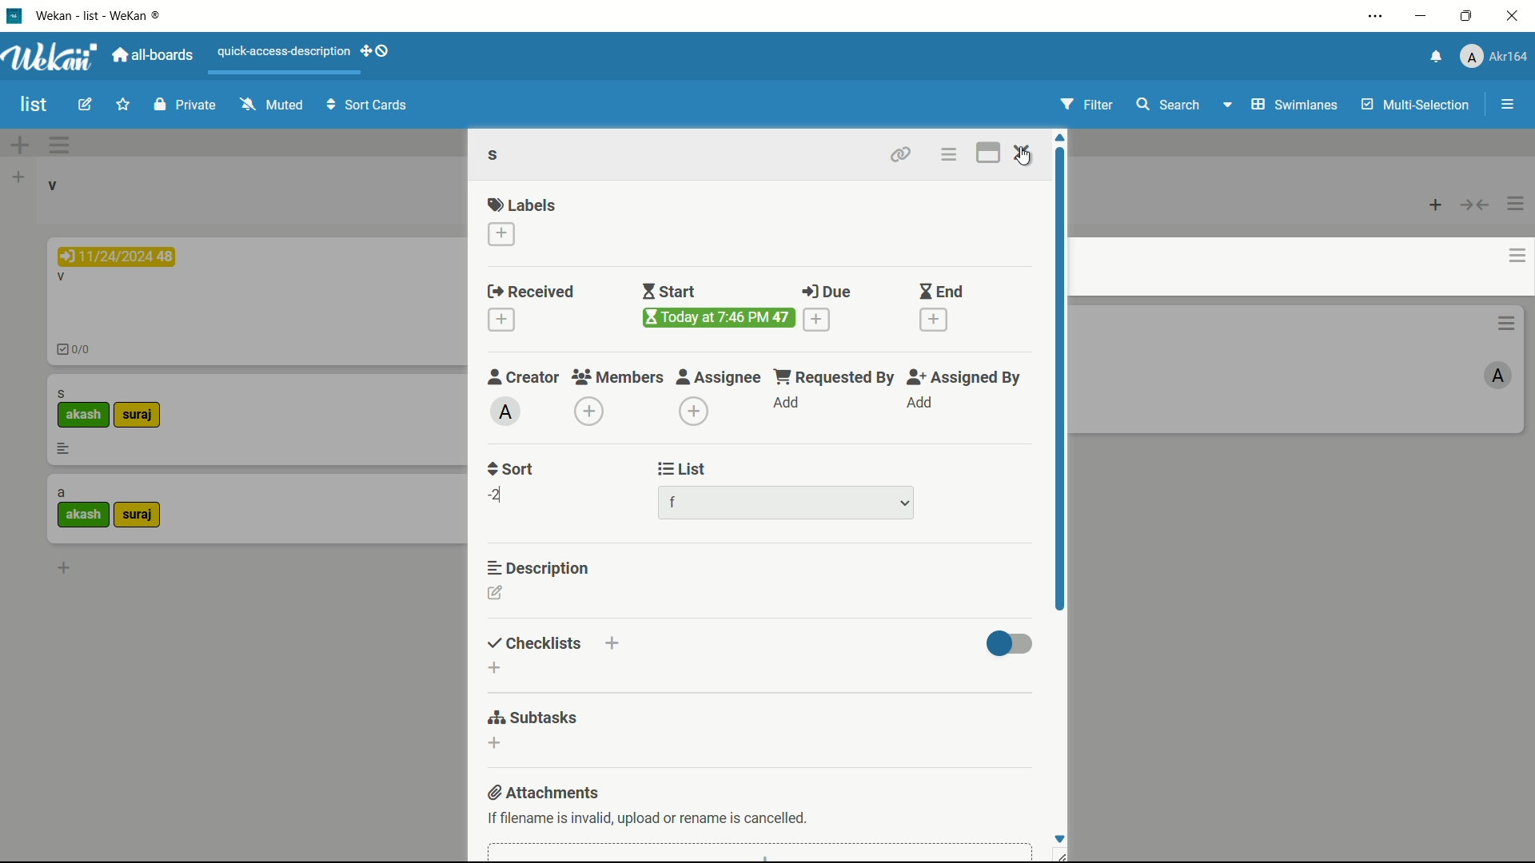  Describe the element at coordinates (138, 416) in the screenshot. I see `label-2` at that location.